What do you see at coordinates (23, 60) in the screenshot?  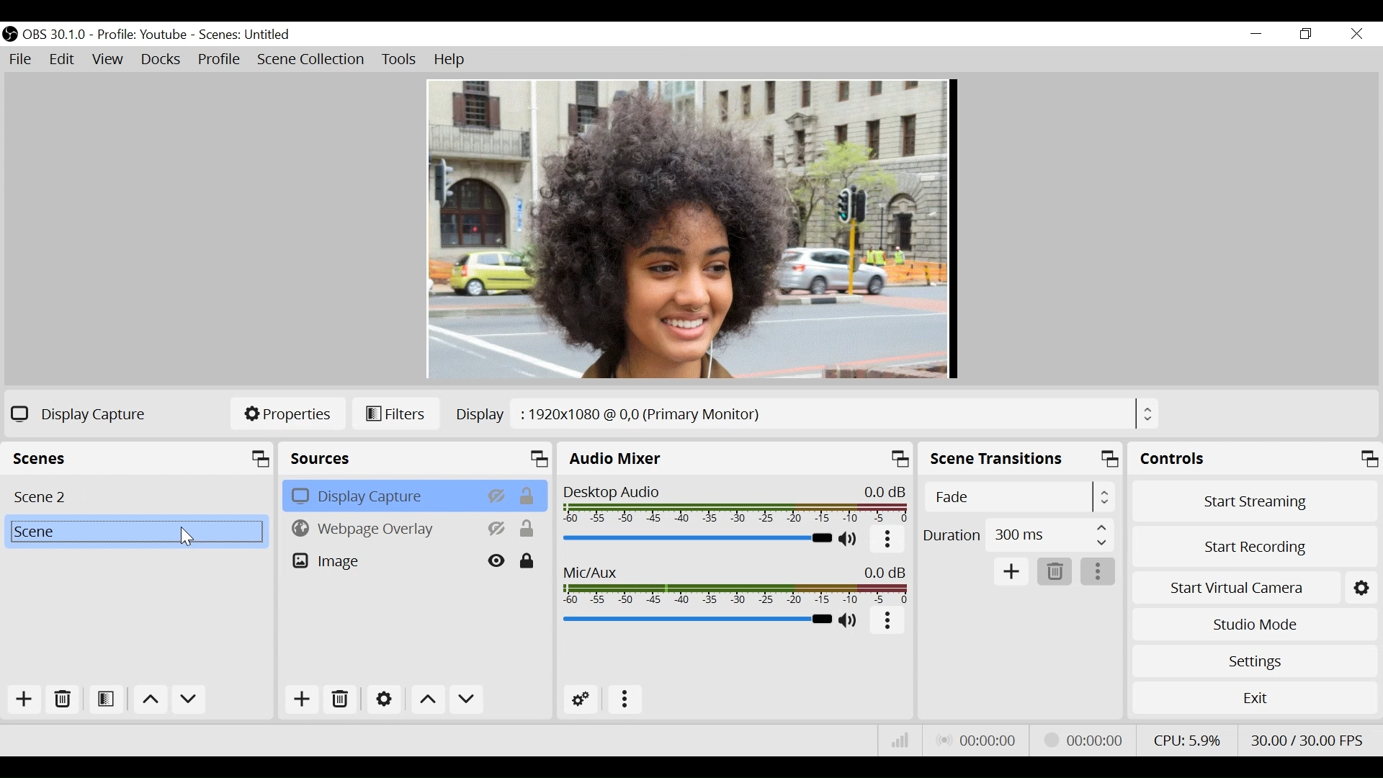 I see `File` at bounding box center [23, 60].